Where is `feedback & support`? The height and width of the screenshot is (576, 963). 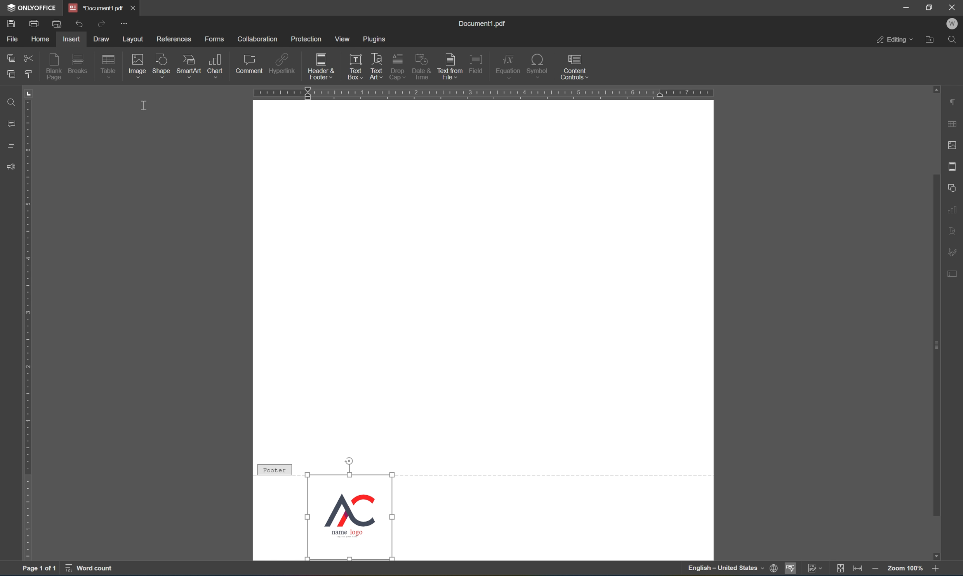 feedback & support is located at coordinates (12, 165).